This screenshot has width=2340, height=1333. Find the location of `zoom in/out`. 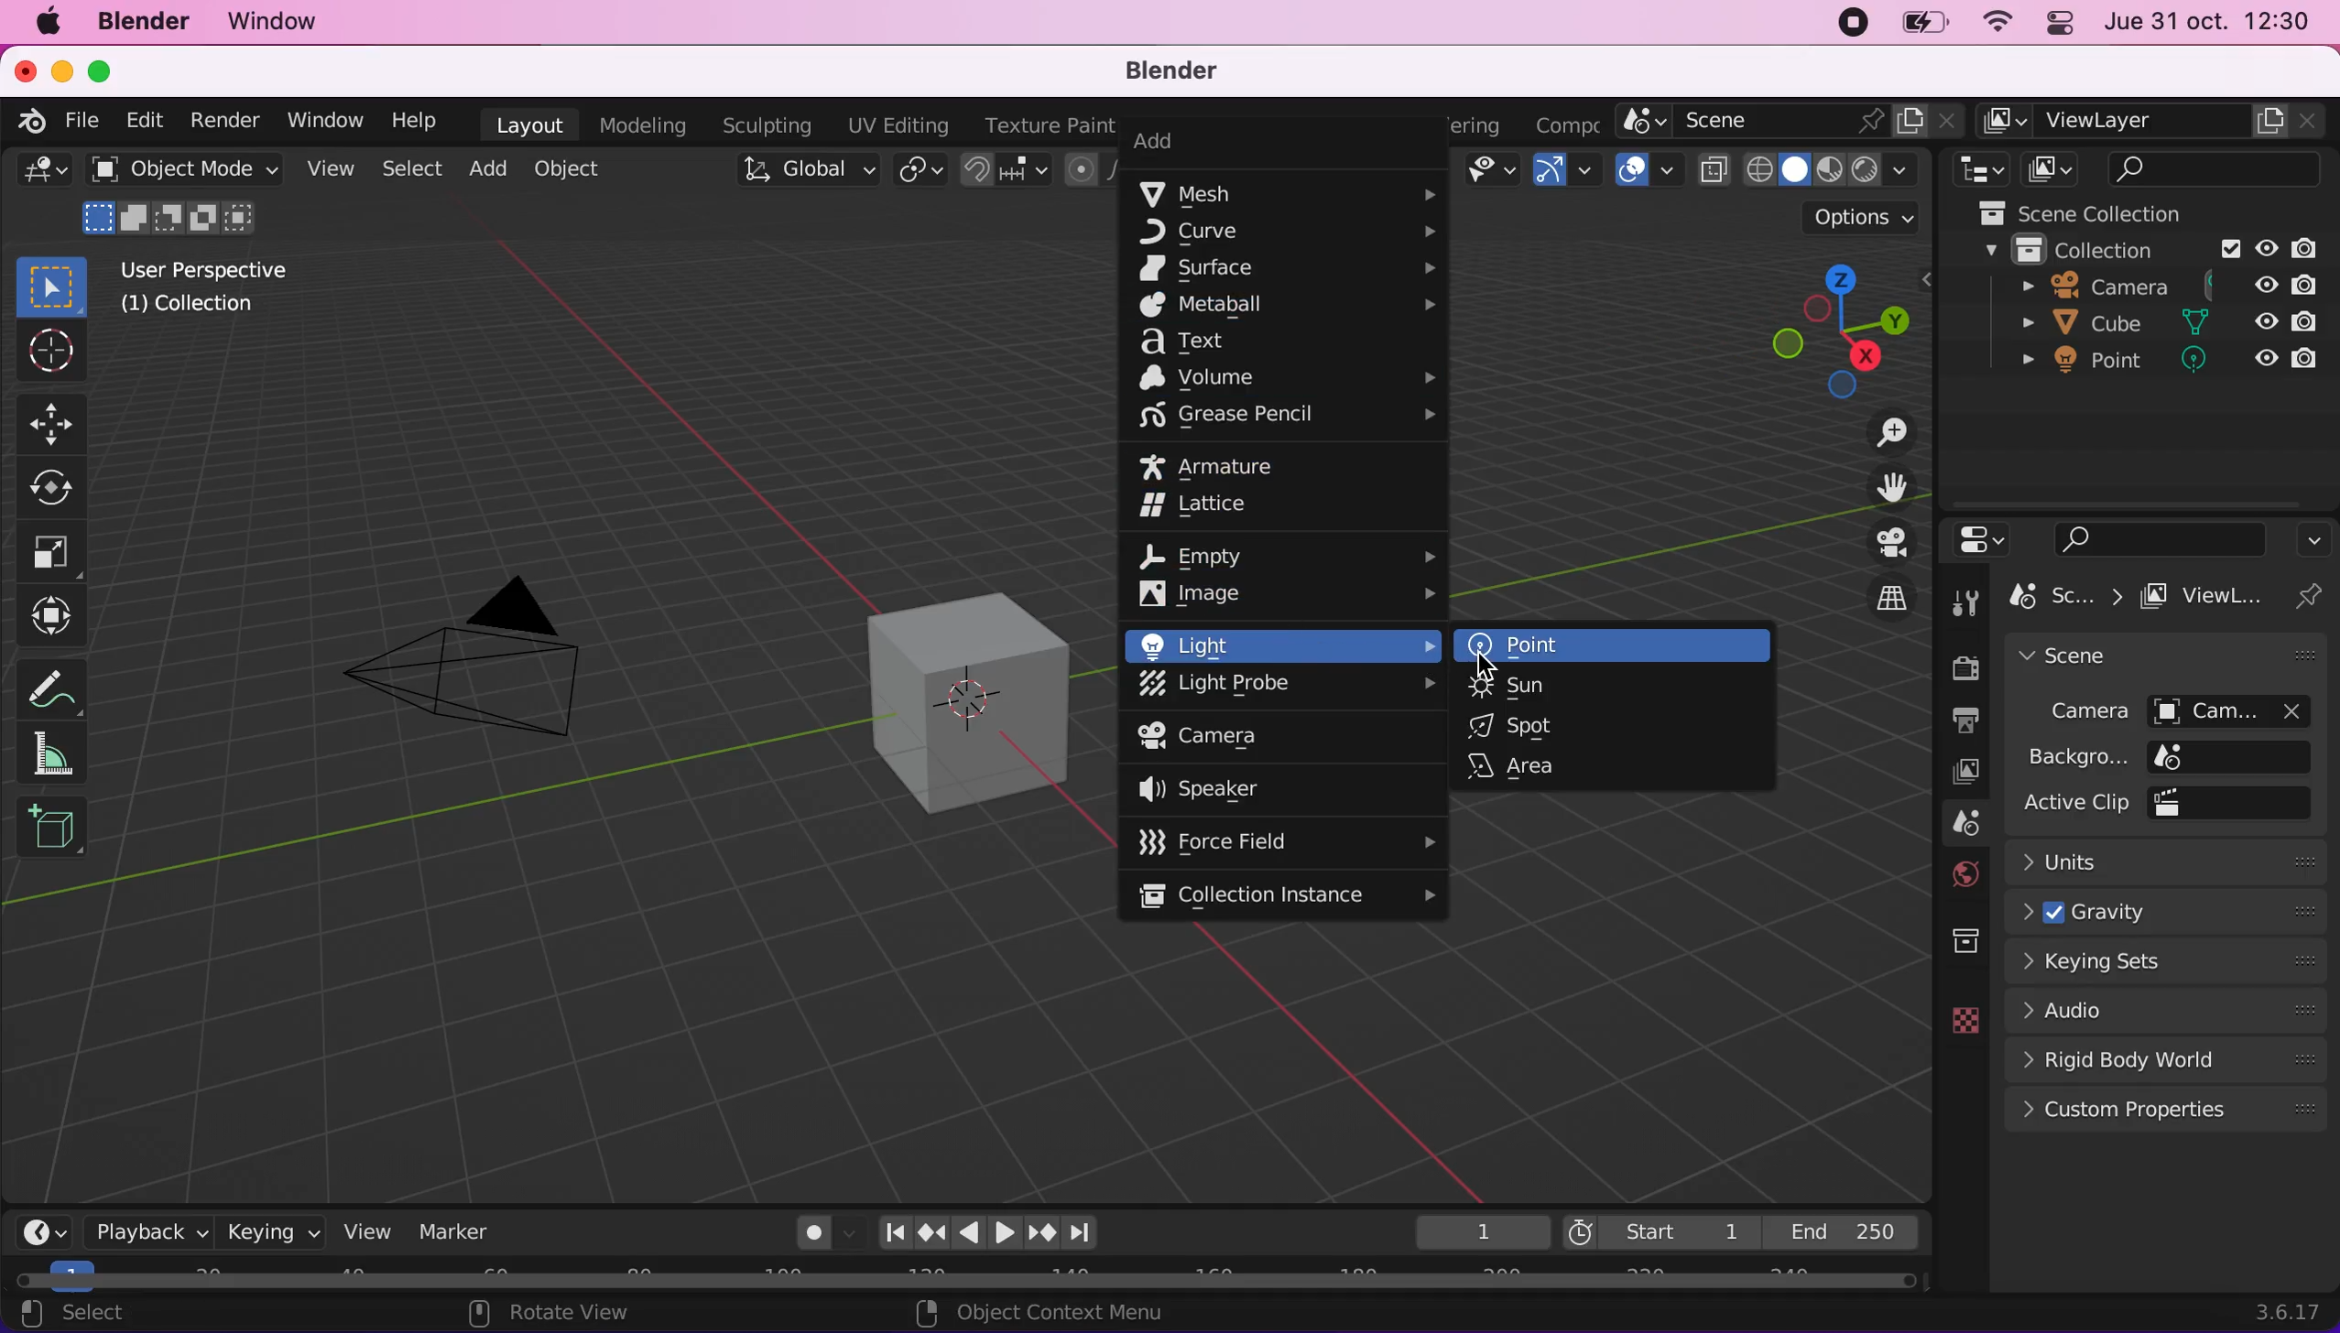

zoom in/out is located at coordinates (1877, 433).